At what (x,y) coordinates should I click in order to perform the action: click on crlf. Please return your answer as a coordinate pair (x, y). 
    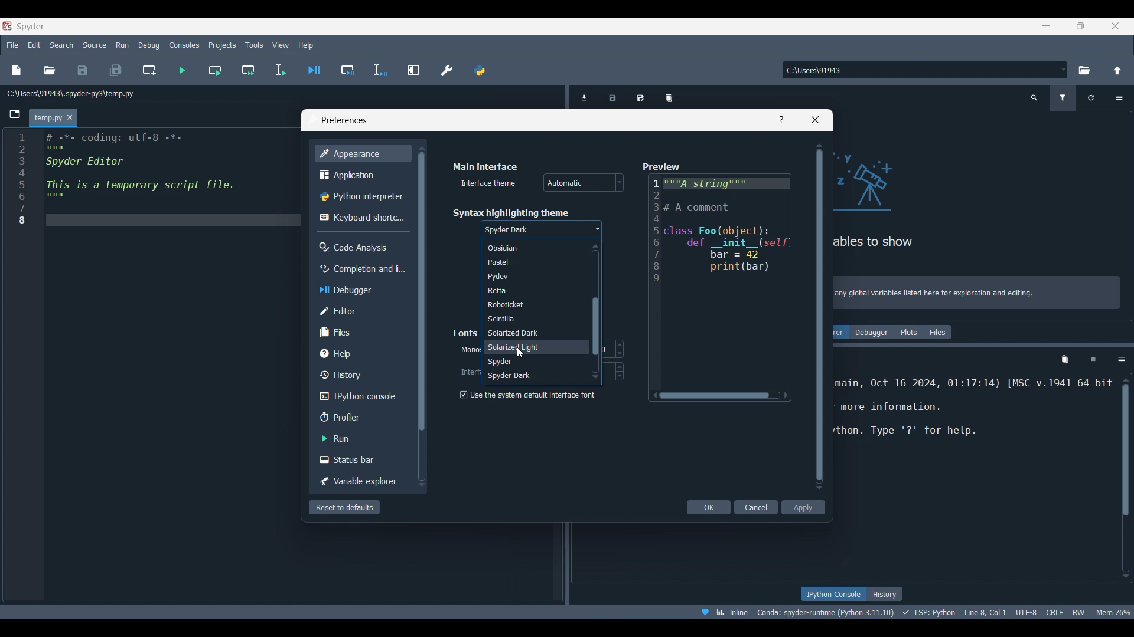
    Looking at the image, I should click on (1053, 612).